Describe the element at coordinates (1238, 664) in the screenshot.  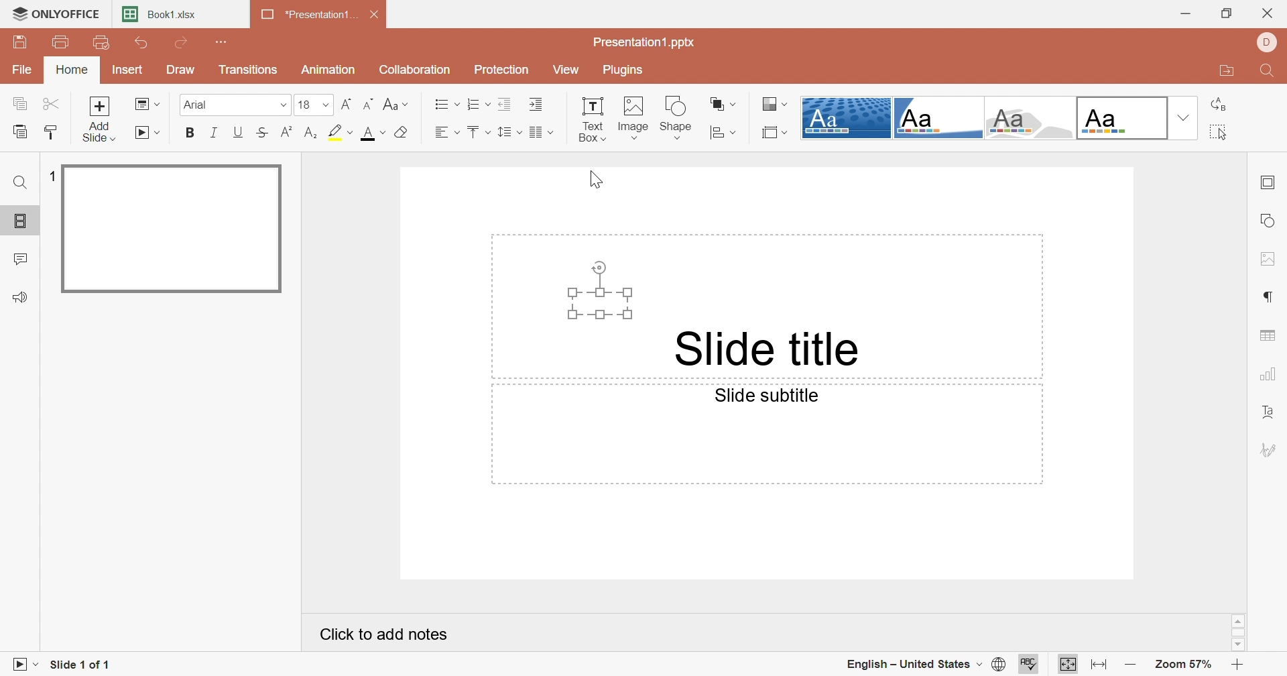
I see `Zoom in` at that location.